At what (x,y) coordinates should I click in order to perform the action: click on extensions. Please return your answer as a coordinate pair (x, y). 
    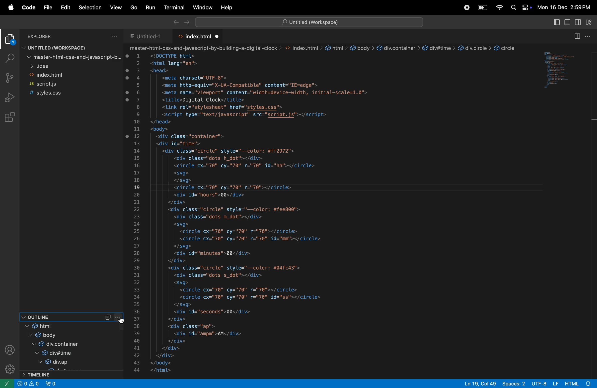
    Looking at the image, I should click on (9, 117).